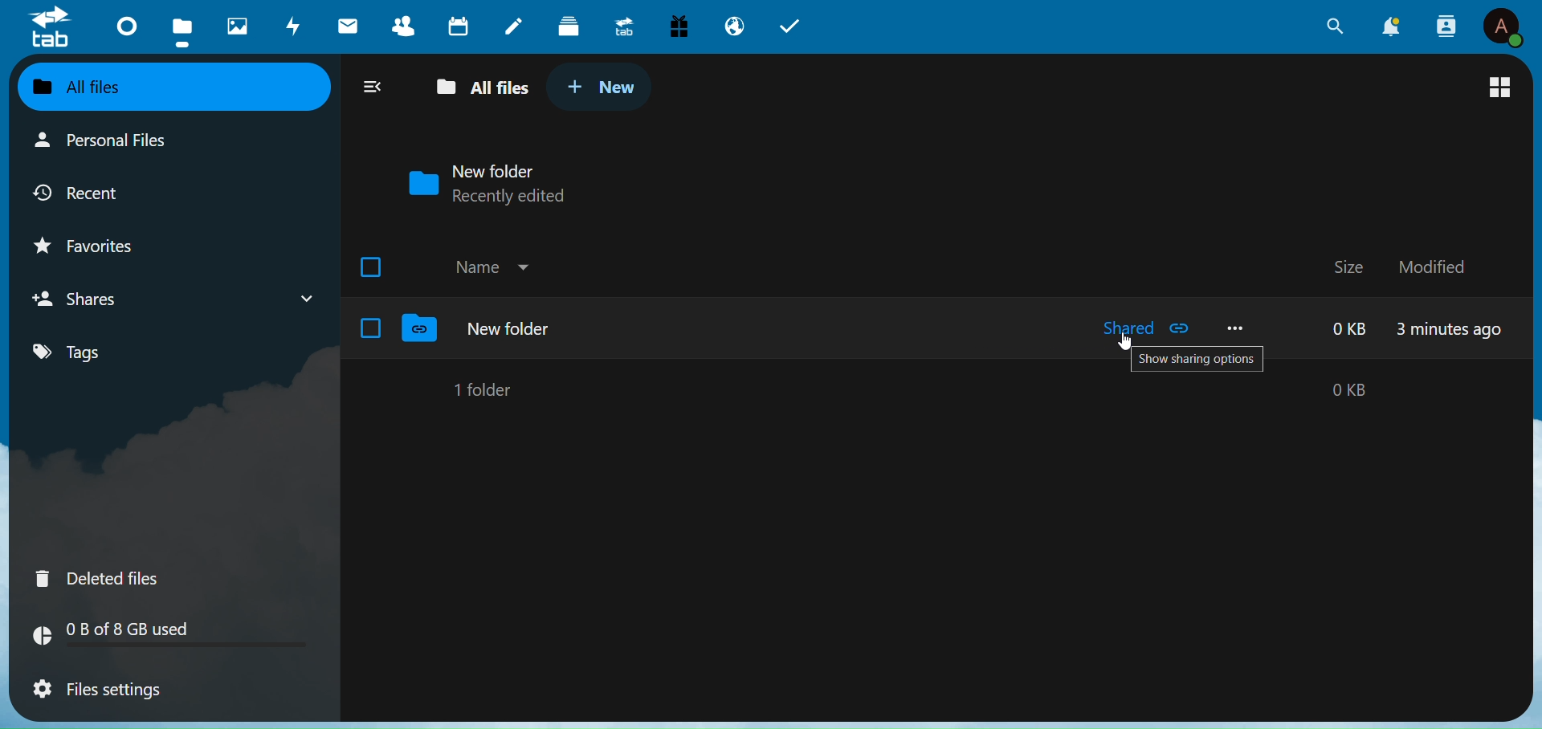 This screenshot has width=1542, height=729. What do you see at coordinates (1436, 266) in the screenshot?
I see `Modified` at bounding box center [1436, 266].